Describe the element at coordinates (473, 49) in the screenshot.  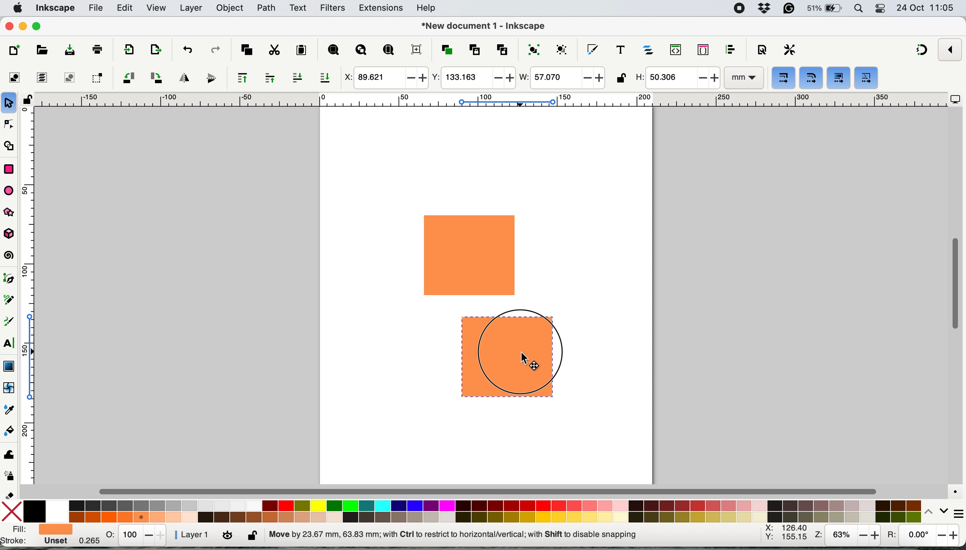
I see `create clone` at that location.